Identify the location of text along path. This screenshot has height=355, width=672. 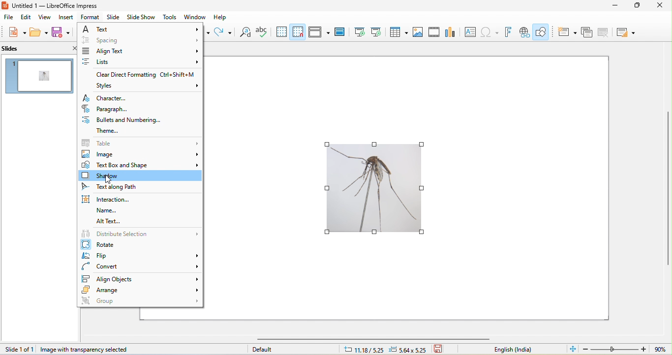
(119, 187).